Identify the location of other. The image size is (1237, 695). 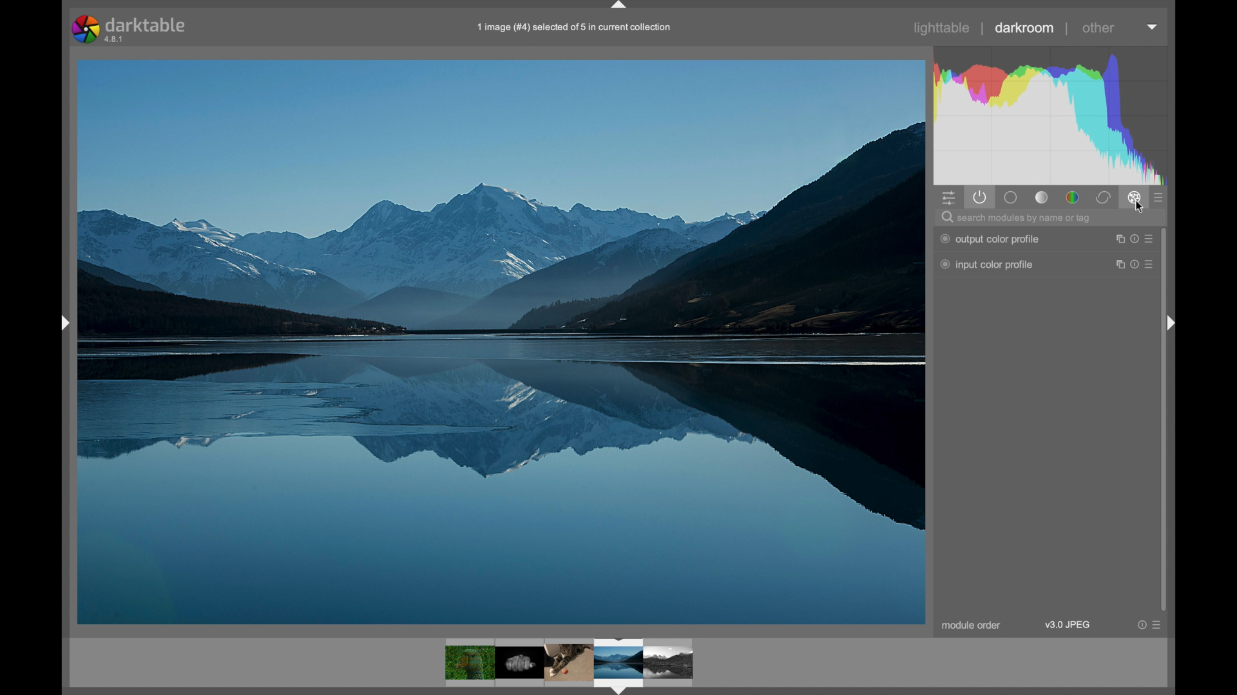
(1098, 28).